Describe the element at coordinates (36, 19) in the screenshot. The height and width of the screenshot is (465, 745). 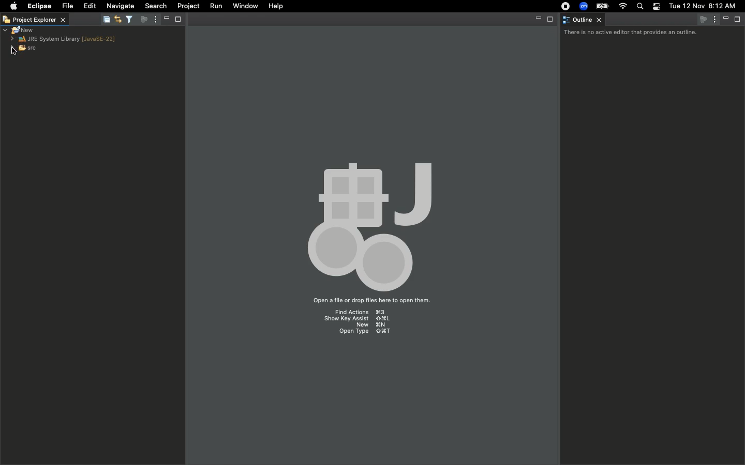
I see `Project explorer` at that location.